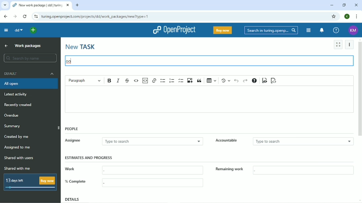  I want to click on 13 days left Buy now, so click(30, 182).